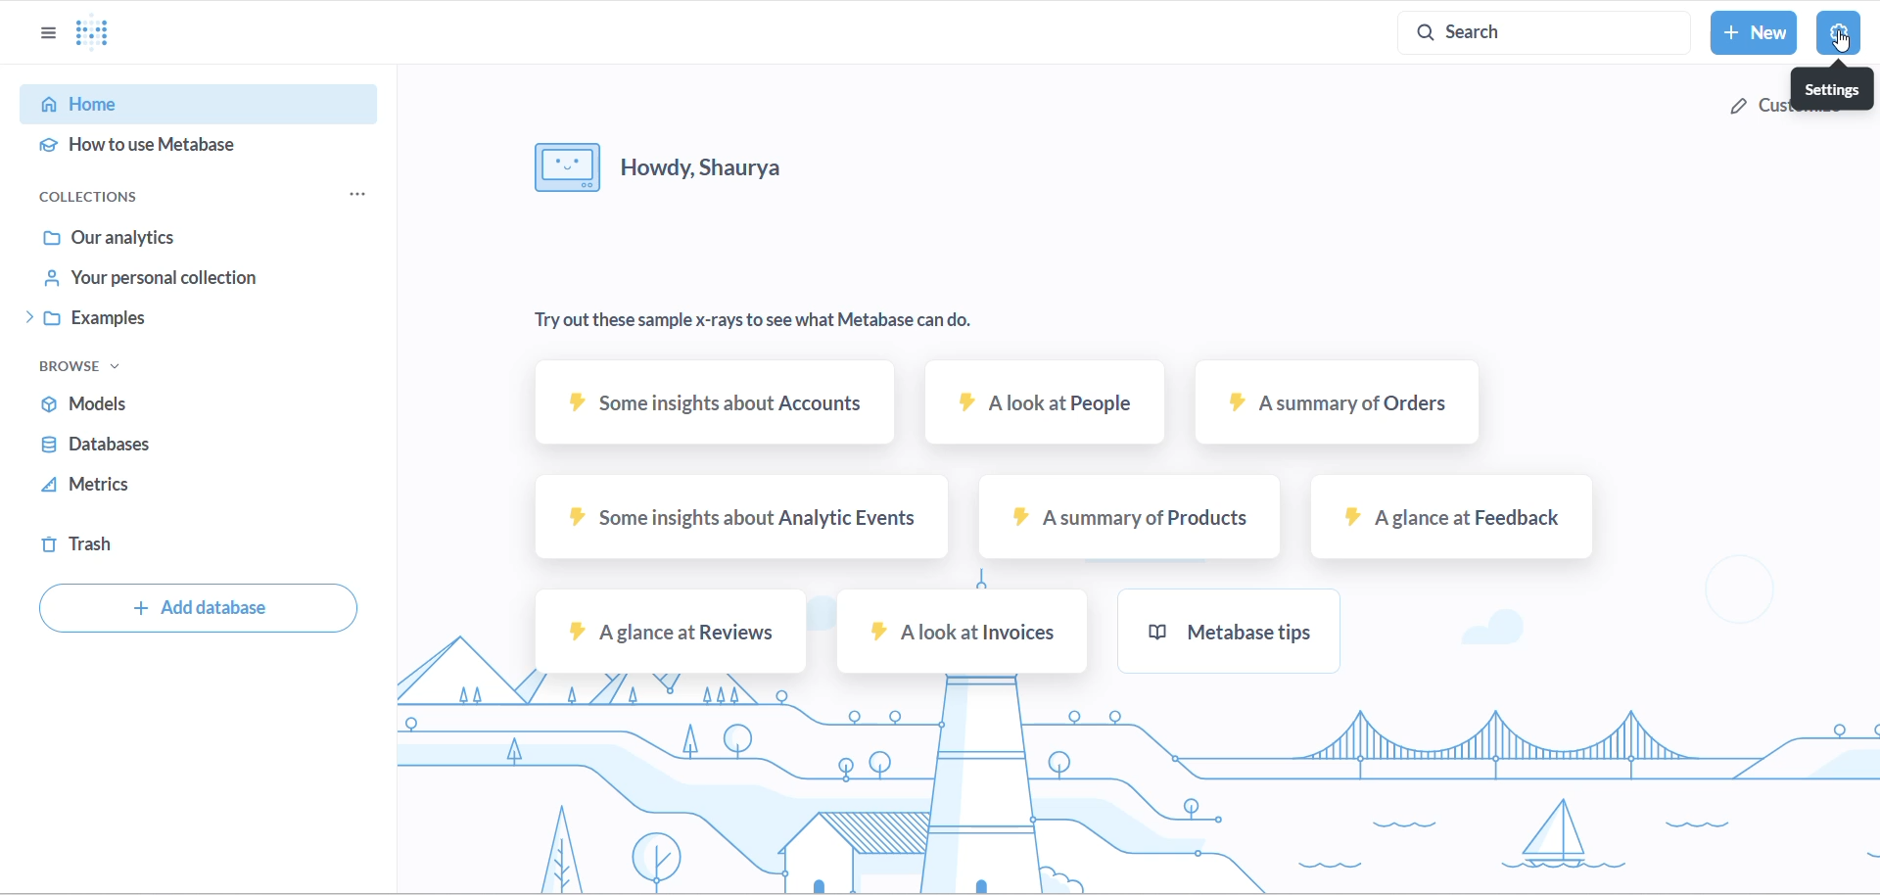  What do you see at coordinates (118, 548) in the screenshot?
I see `TRASH` at bounding box center [118, 548].